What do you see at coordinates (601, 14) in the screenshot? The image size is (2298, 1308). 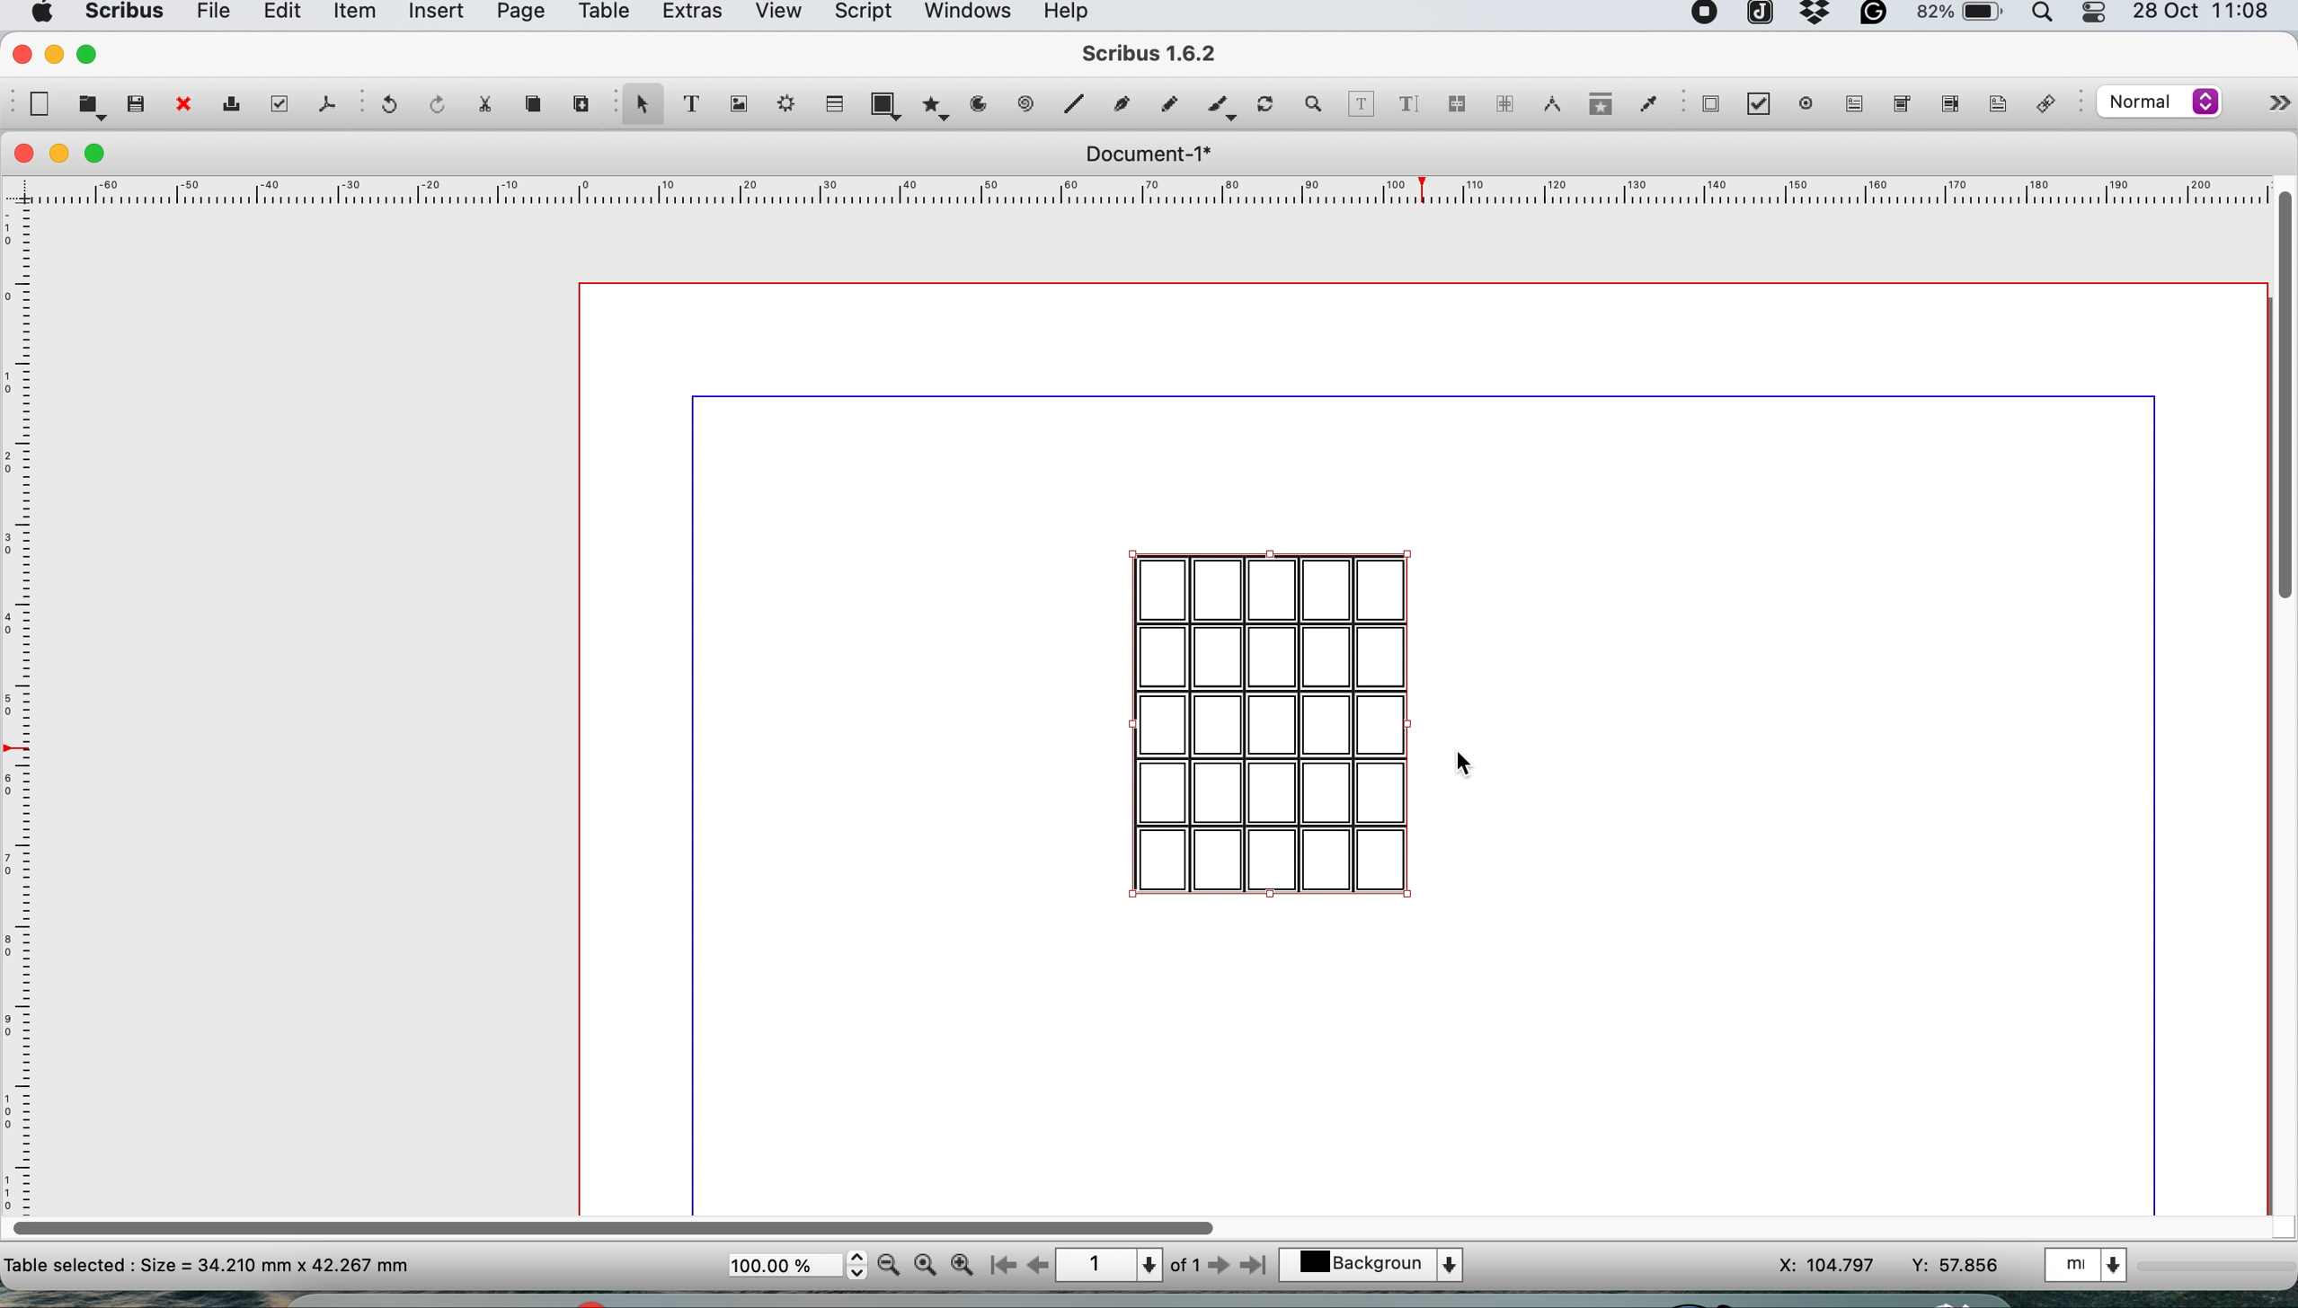 I see `table` at bounding box center [601, 14].